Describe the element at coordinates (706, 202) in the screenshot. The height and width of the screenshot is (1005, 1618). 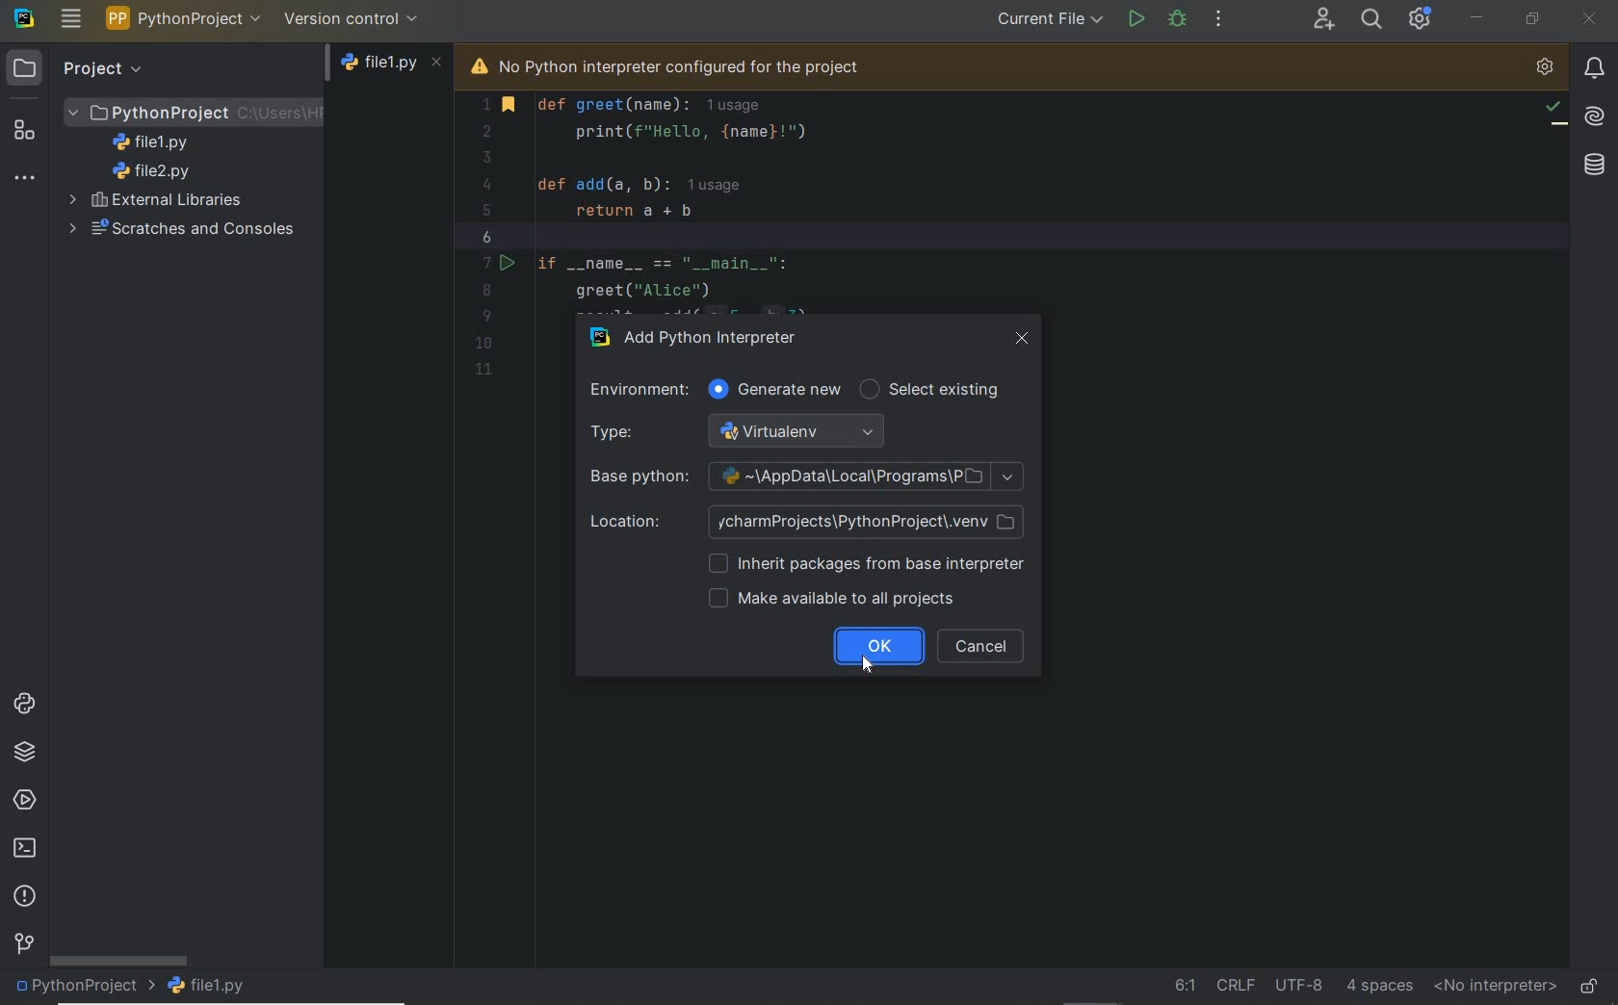
I see `codes` at that location.